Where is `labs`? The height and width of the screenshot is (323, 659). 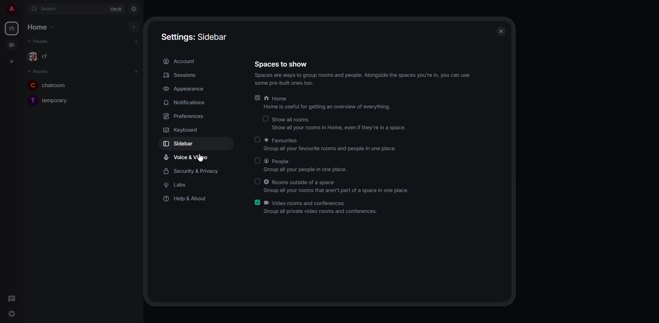
labs is located at coordinates (178, 185).